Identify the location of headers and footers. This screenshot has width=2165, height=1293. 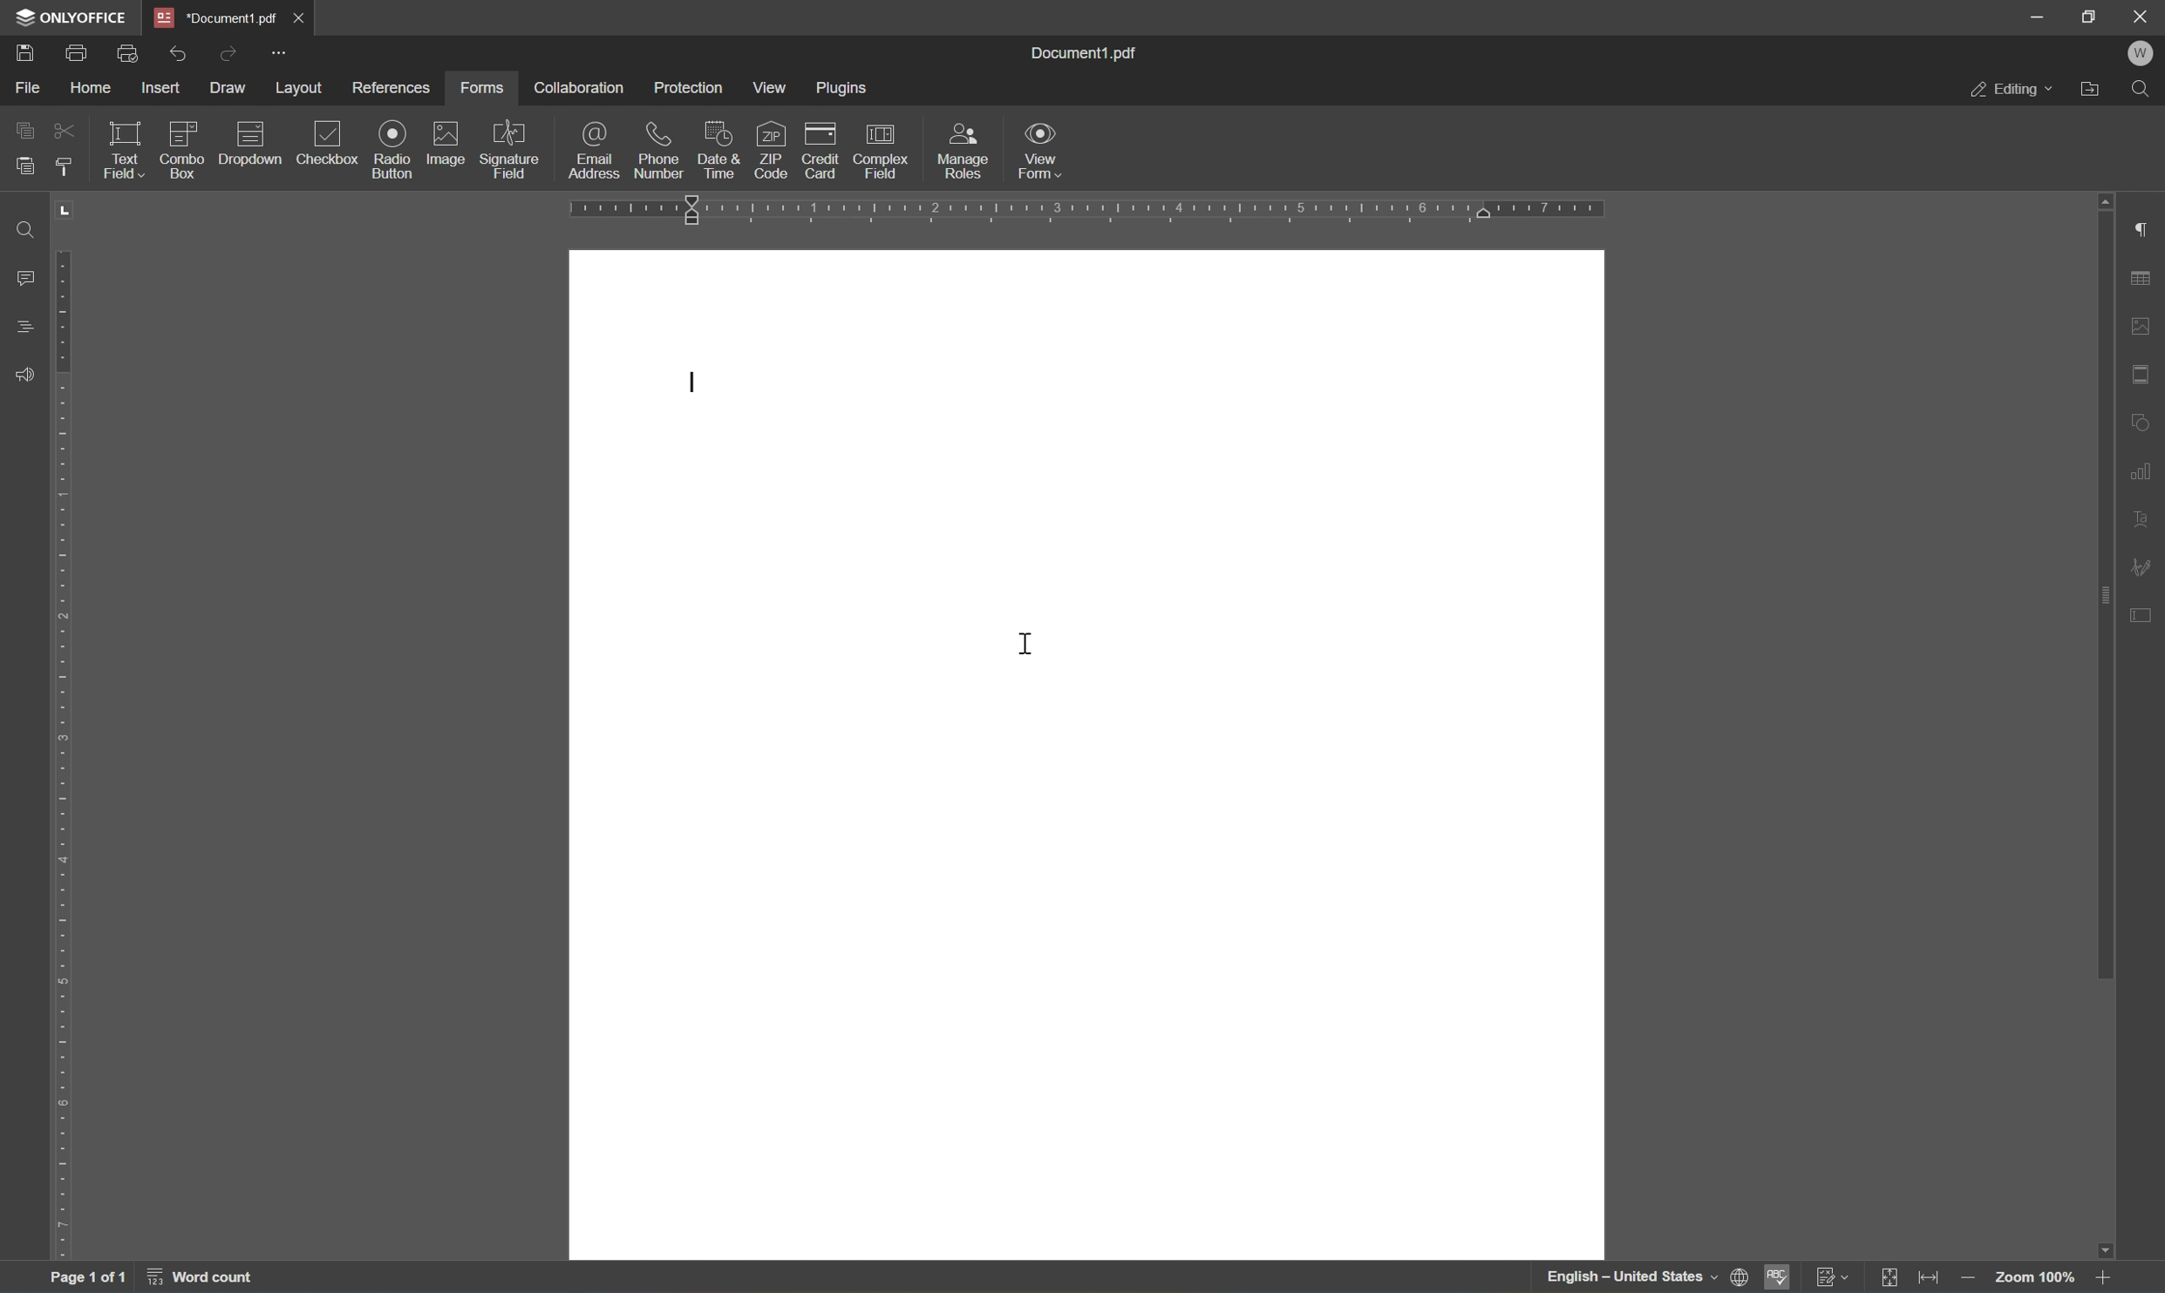
(2145, 369).